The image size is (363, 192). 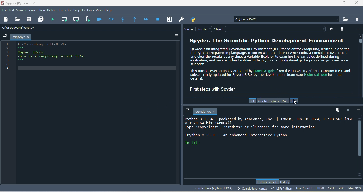 What do you see at coordinates (331, 29) in the screenshot?
I see `home` at bounding box center [331, 29].